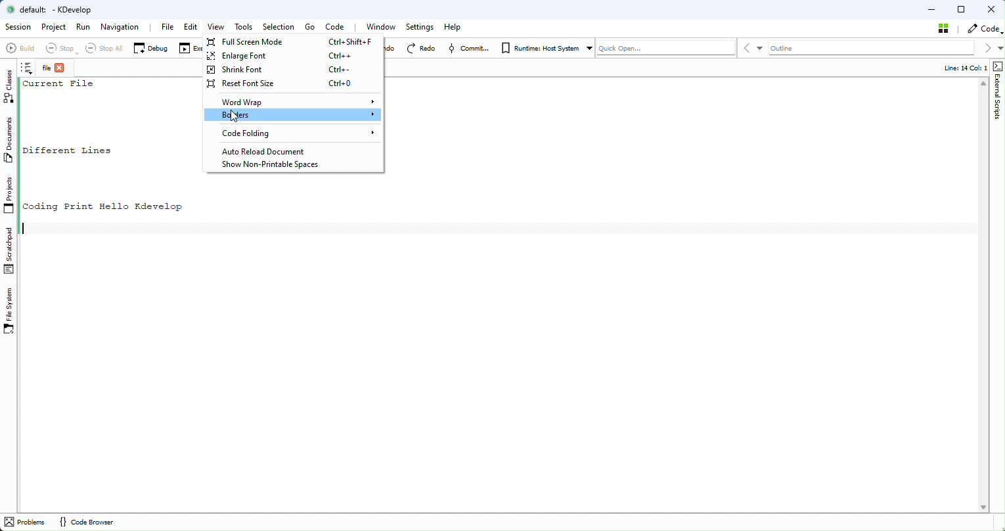 The width and height of the screenshot is (1005, 531). What do you see at coordinates (293, 115) in the screenshot?
I see `Borders` at bounding box center [293, 115].